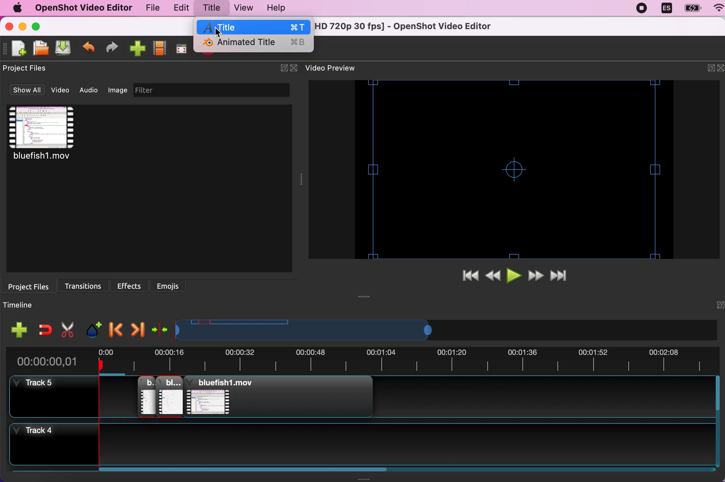 The height and width of the screenshot is (482, 725). What do you see at coordinates (422, 25) in the screenshot?
I see `* untitled project [hd 720p 30 fps] - openshot video editor` at bounding box center [422, 25].